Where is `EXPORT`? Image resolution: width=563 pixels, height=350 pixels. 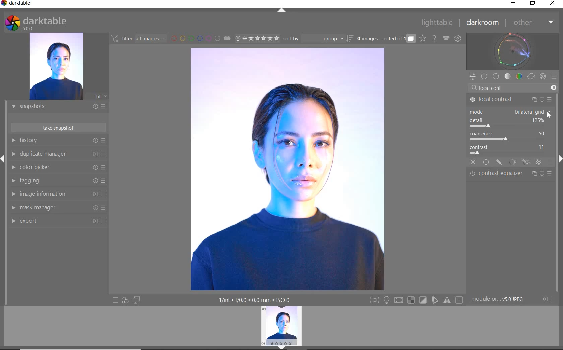
EXPORT is located at coordinates (56, 221).